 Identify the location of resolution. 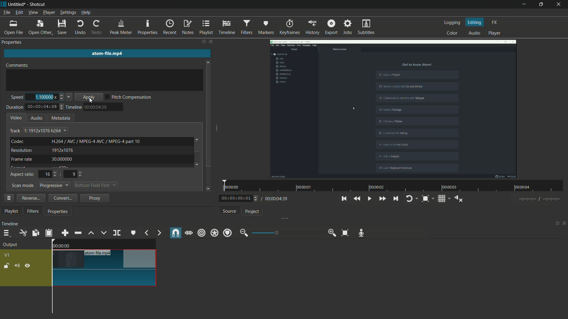
(22, 151).